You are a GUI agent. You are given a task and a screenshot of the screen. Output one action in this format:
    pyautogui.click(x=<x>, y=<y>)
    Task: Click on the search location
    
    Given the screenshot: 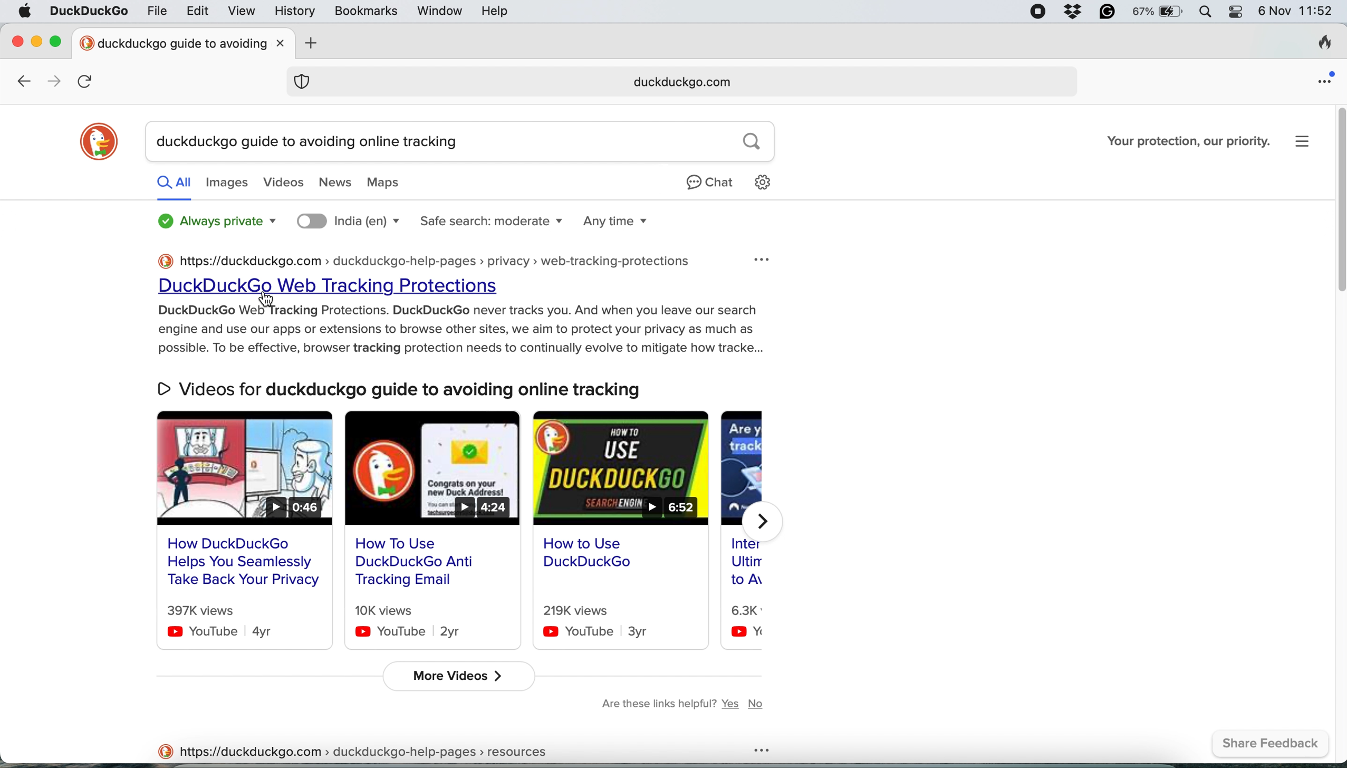 What is the action you would take?
    pyautogui.click(x=344, y=223)
    